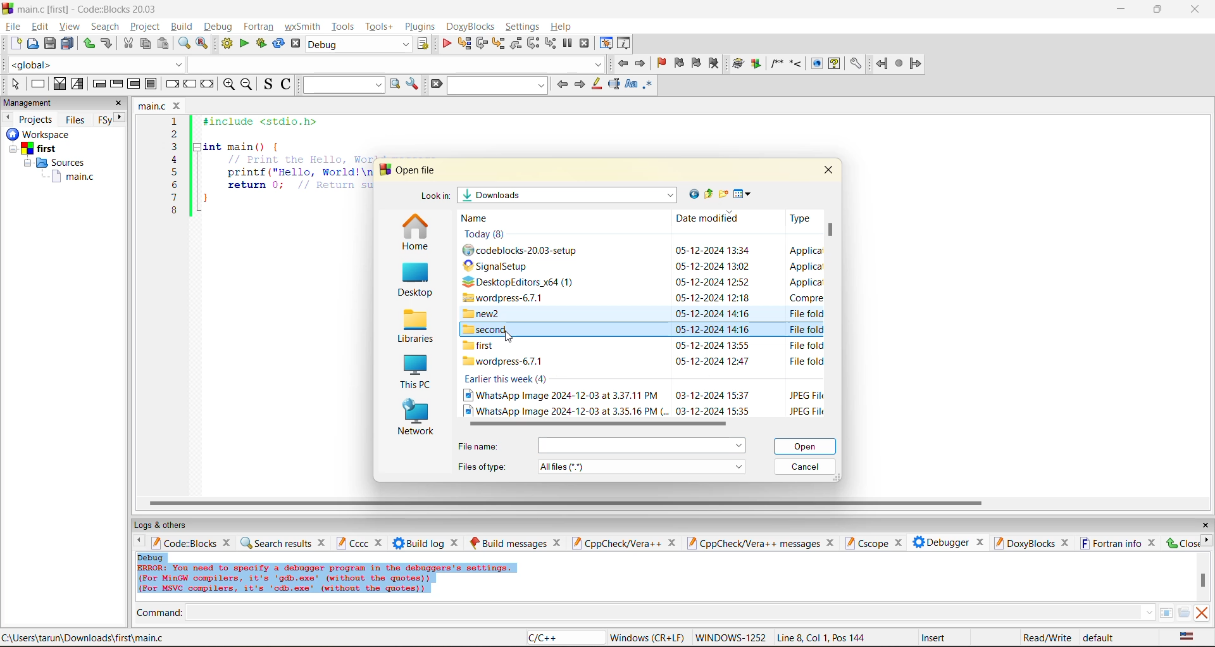  I want to click on horizontal scroll bar, so click(565, 503).